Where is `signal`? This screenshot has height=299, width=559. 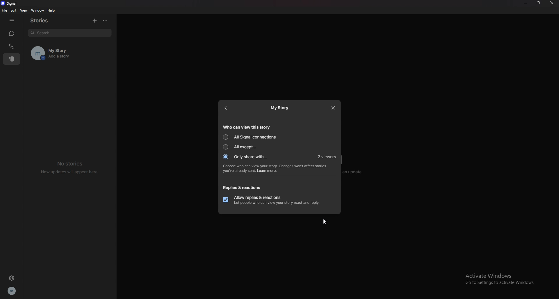
signal is located at coordinates (10, 3).